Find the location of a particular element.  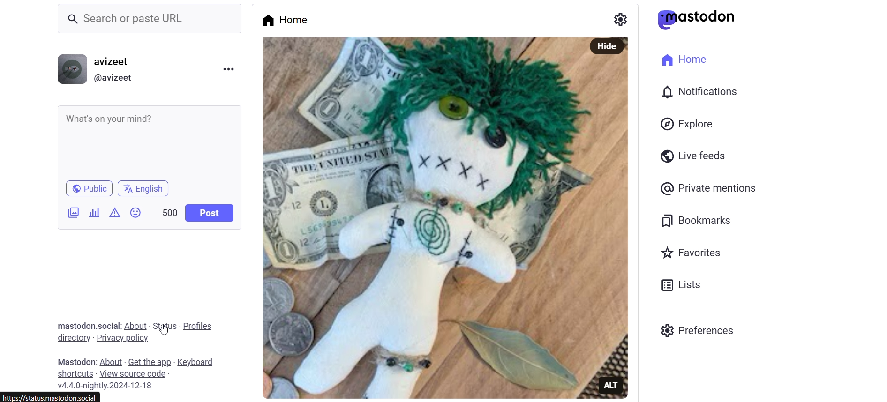

link is located at coordinates (53, 396).